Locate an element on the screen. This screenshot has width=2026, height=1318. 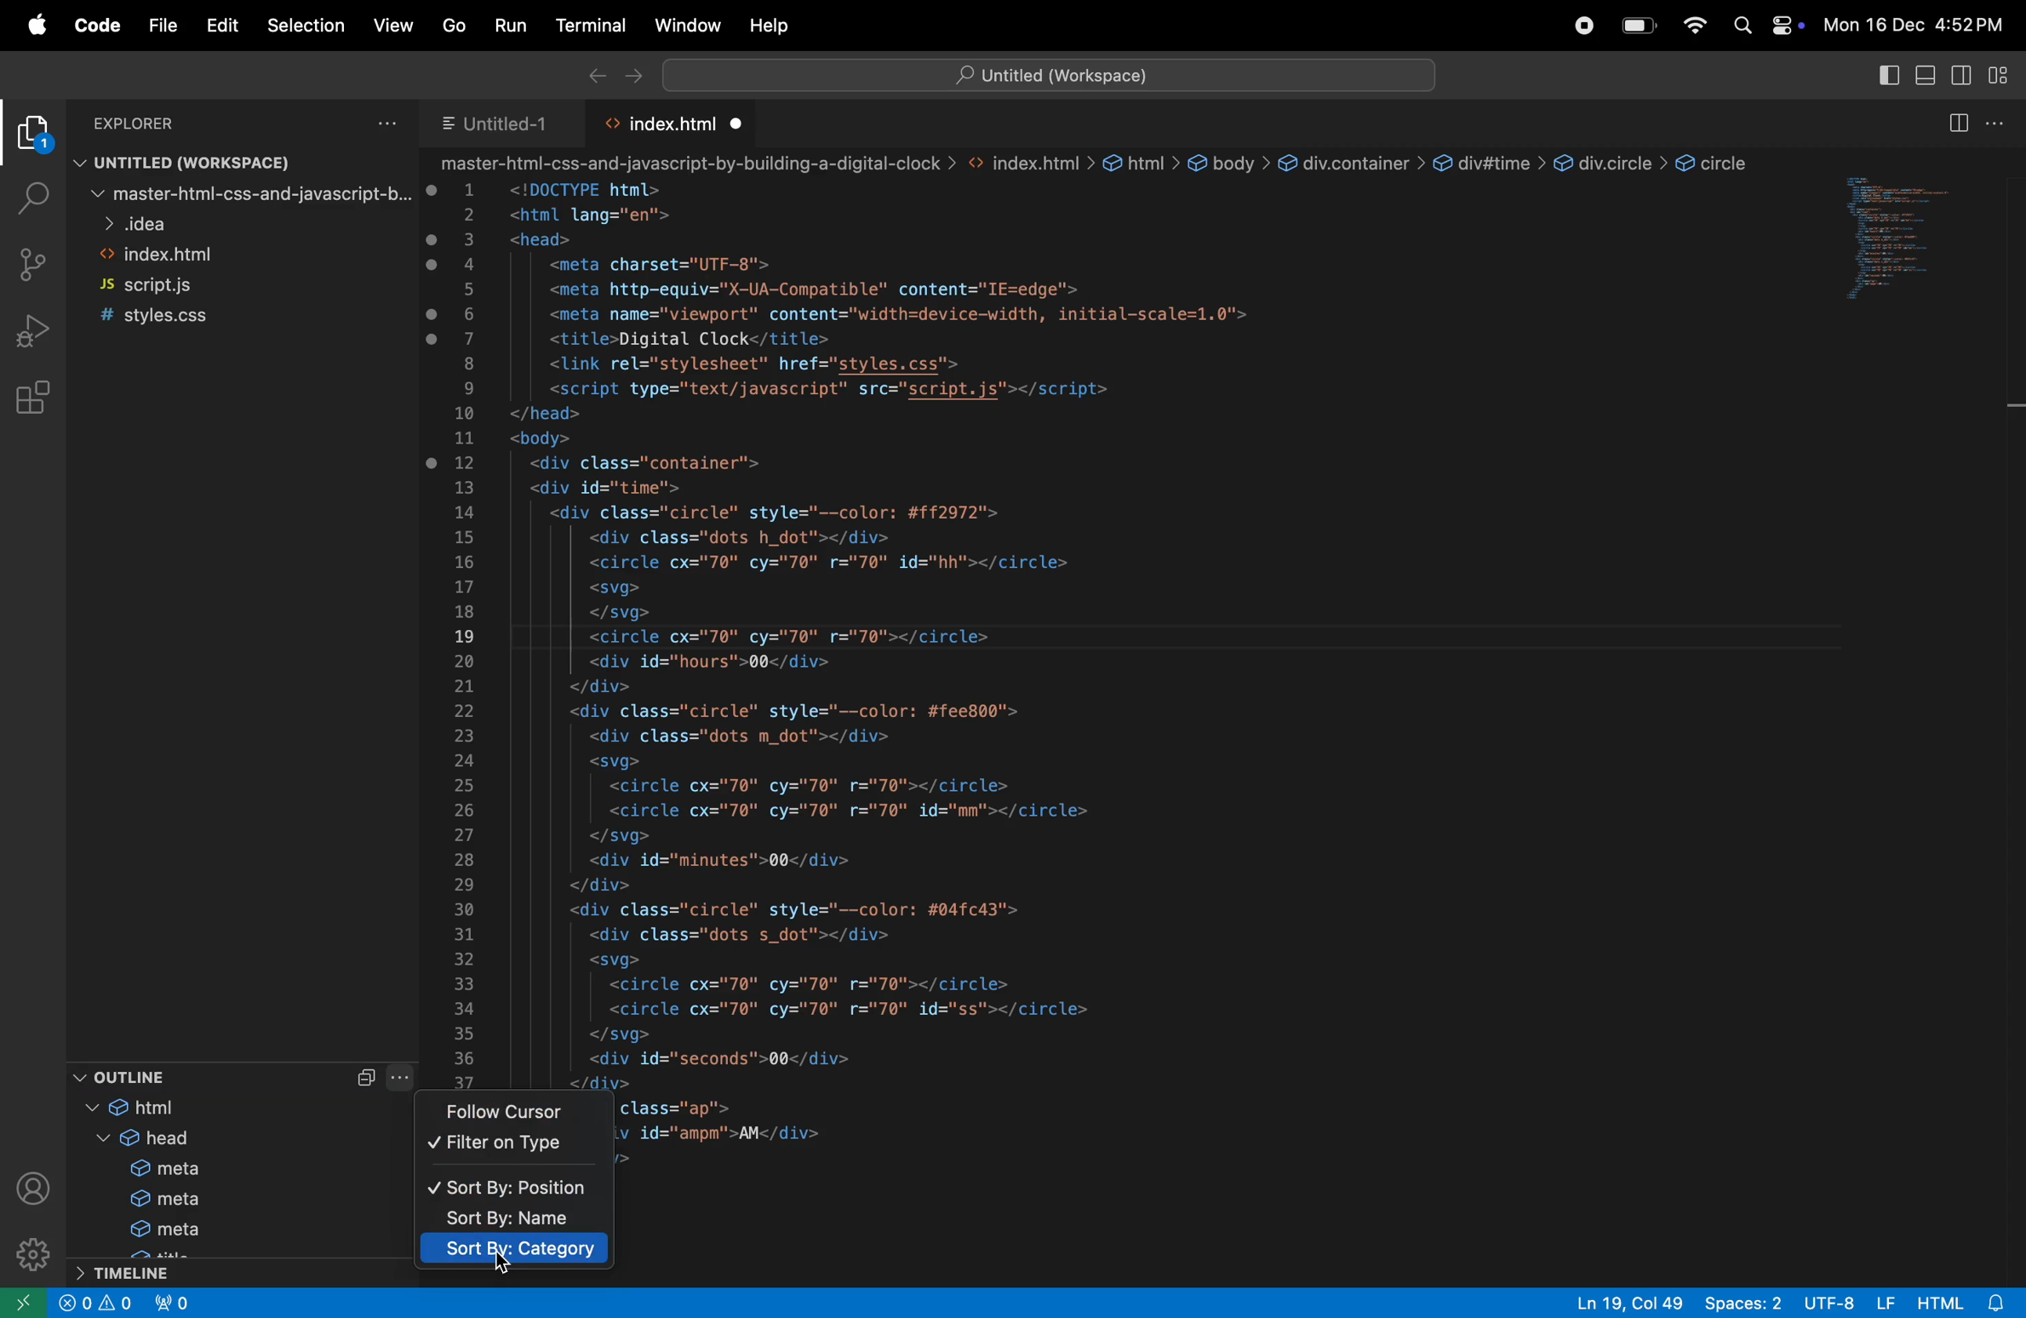
idea is located at coordinates (245, 223).